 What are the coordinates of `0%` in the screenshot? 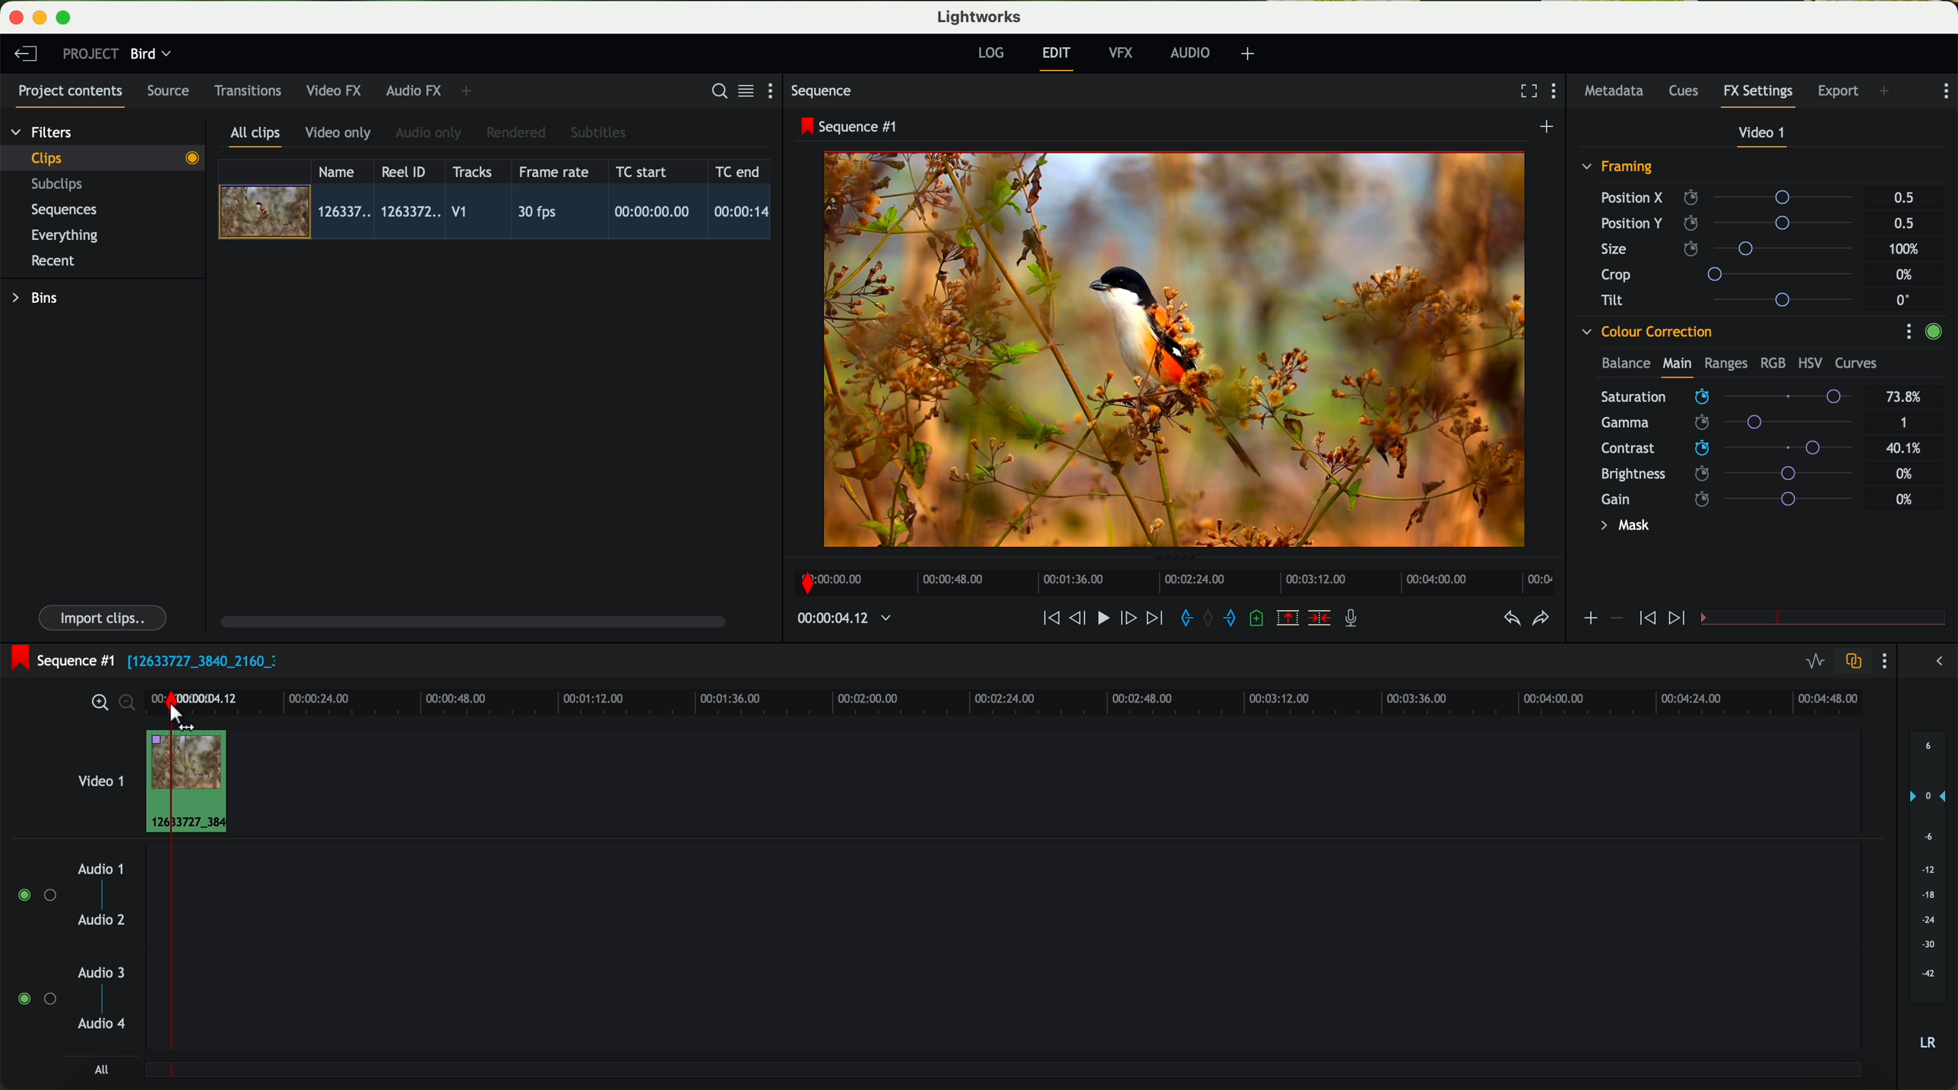 It's located at (1905, 499).